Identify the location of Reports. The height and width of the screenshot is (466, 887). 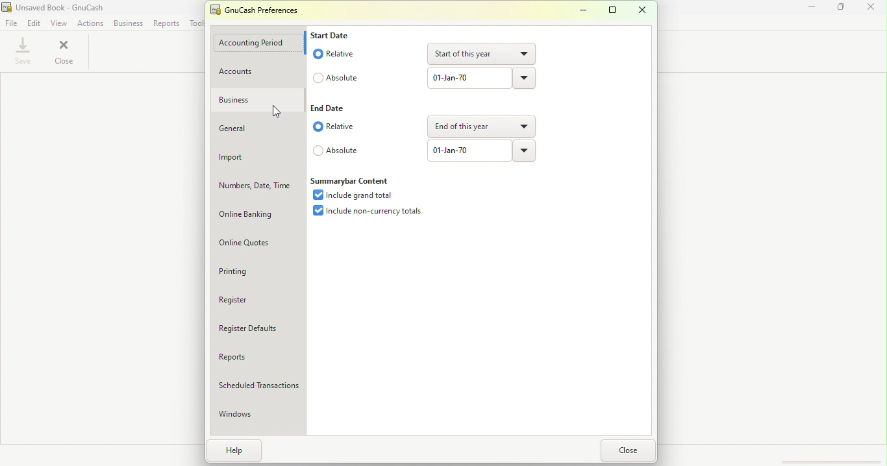
(259, 356).